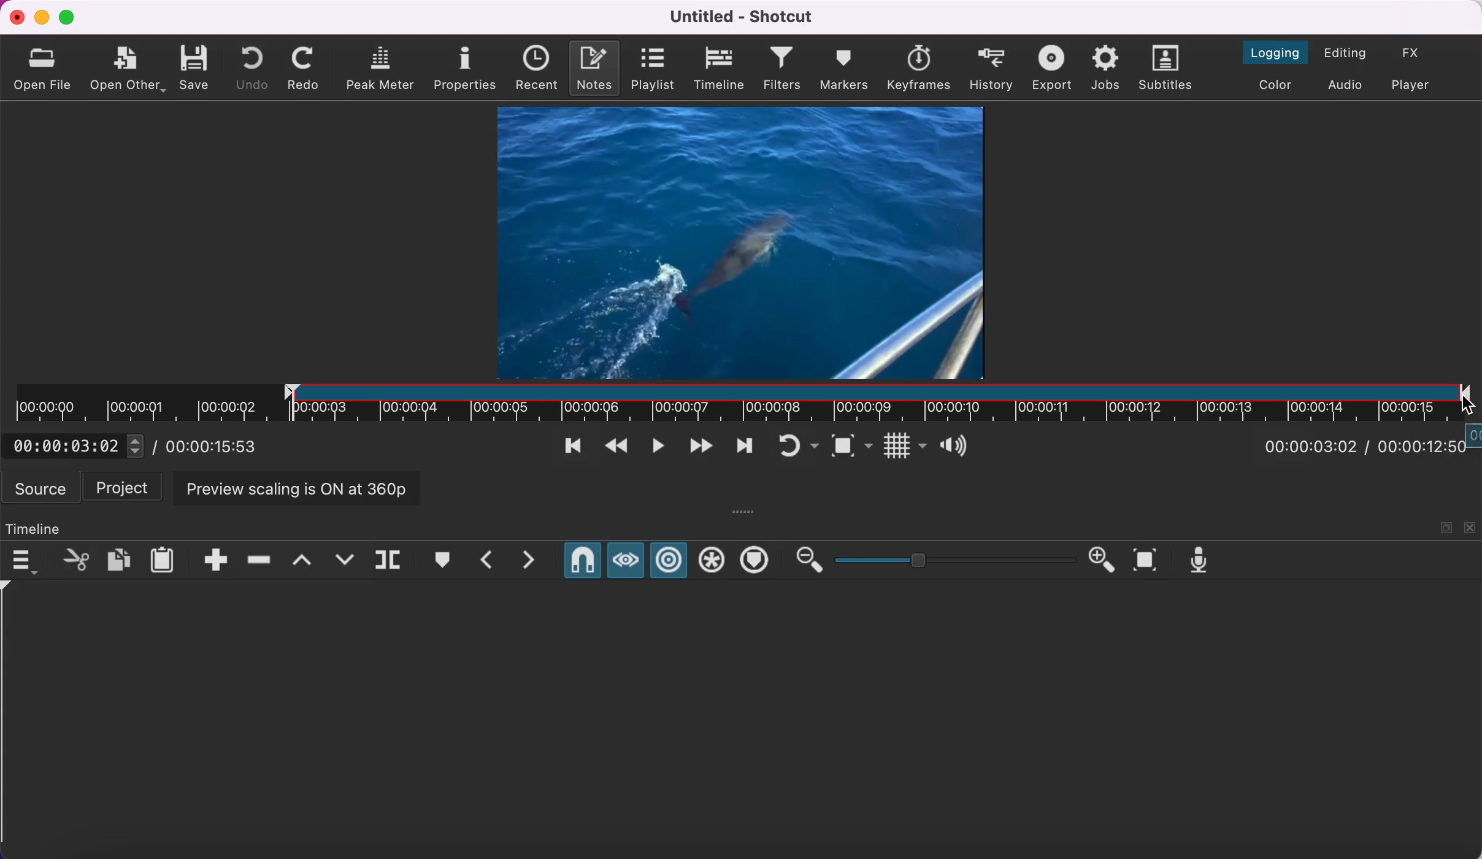  I want to click on append, so click(215, 559).